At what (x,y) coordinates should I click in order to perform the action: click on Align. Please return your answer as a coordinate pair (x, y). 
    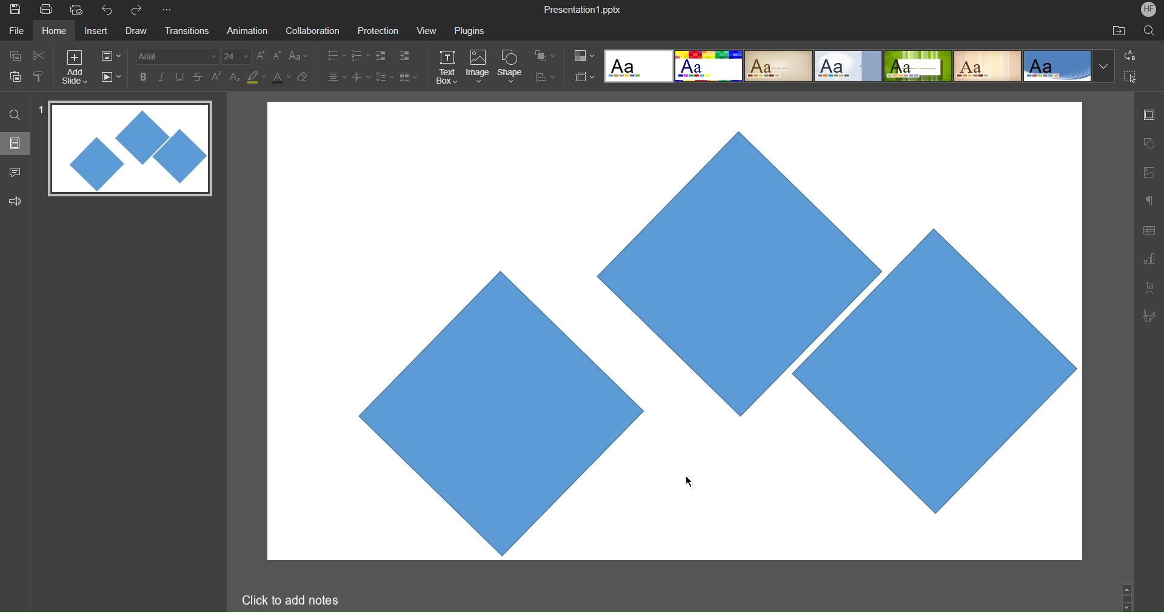
    Looking at the image, I should click on (545, 78).